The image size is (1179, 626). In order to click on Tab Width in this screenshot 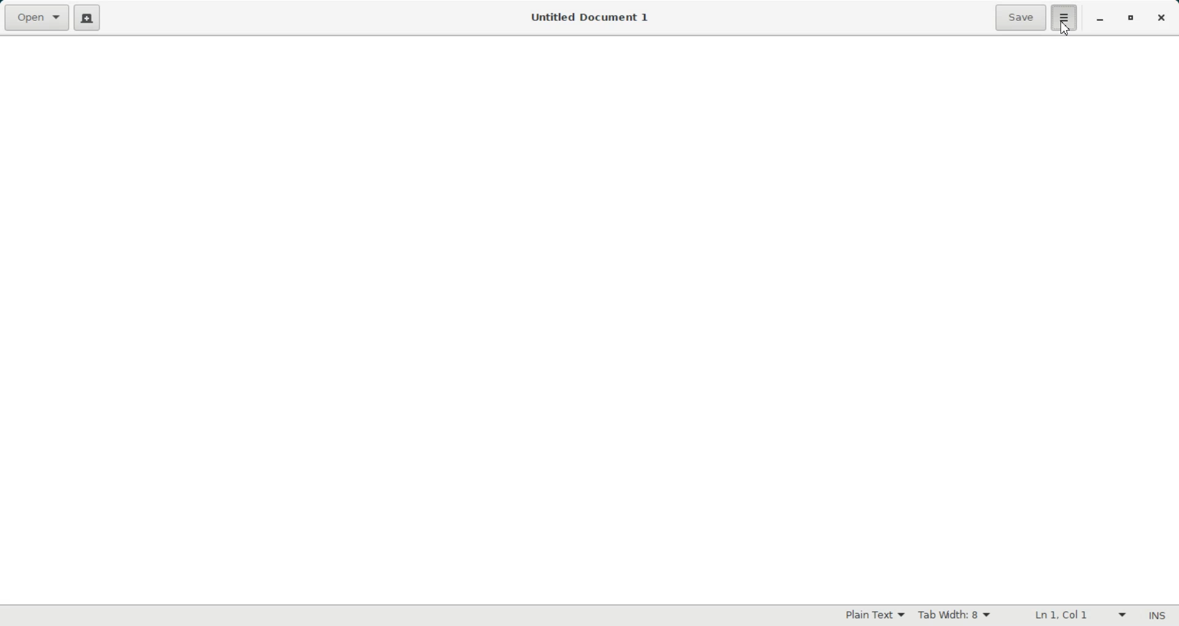, I will do `click(954, 616)`.